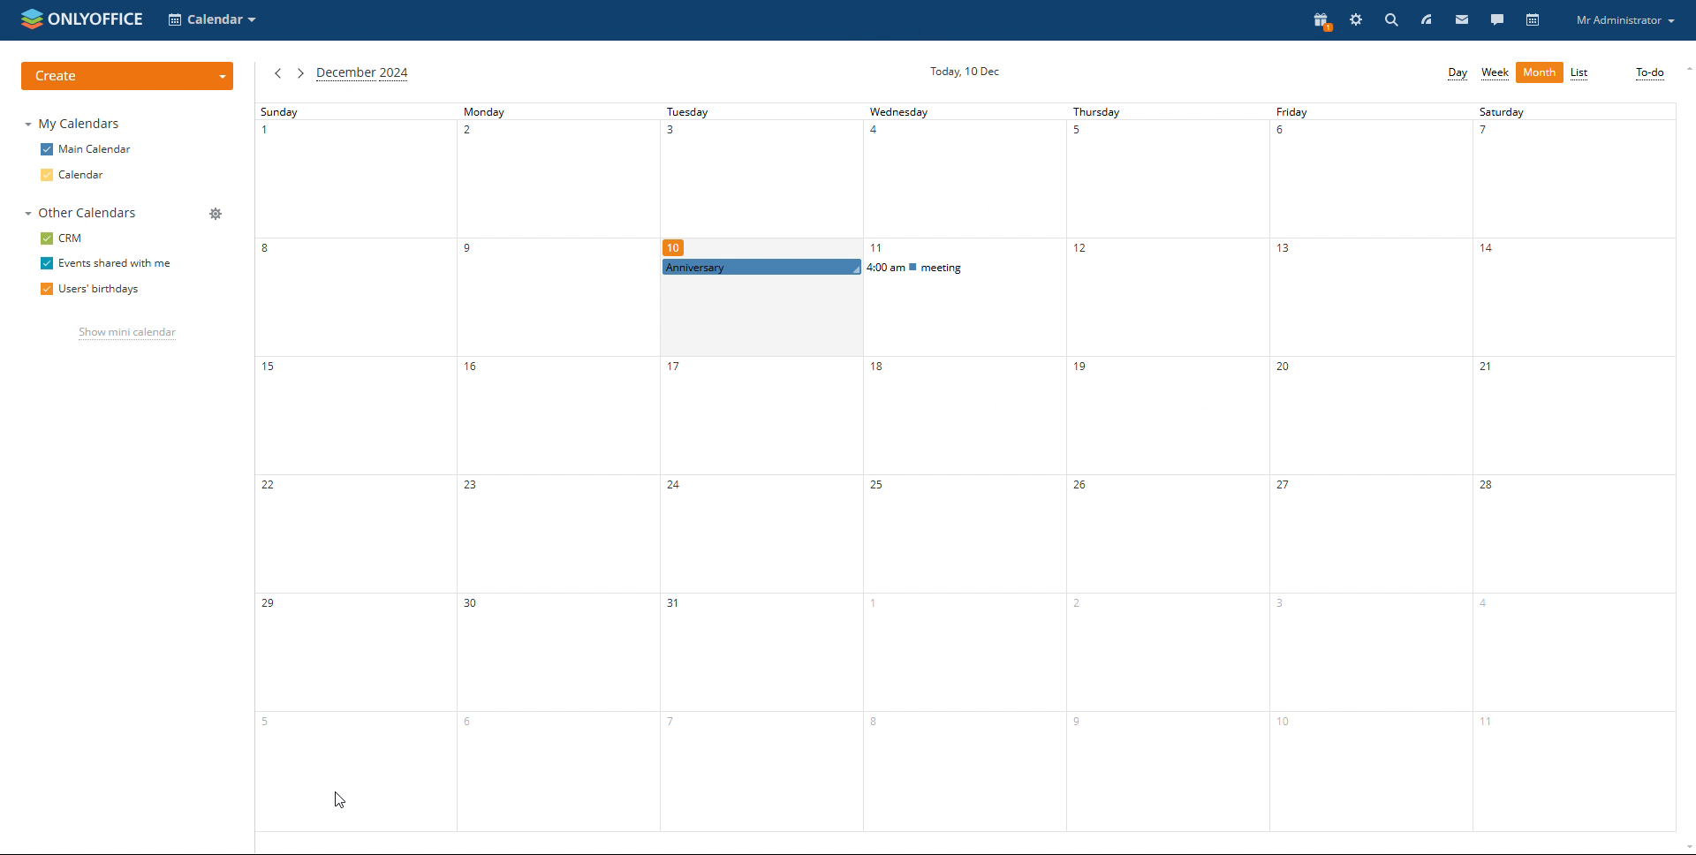  Describe the element at coordinates (1457, 73) in the screenshot. I see `day view` at that location.